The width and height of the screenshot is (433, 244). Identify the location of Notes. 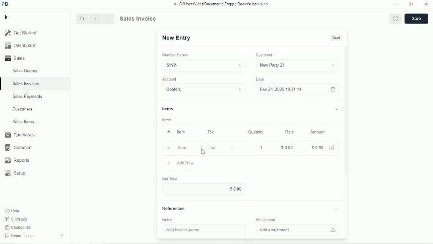
(168, 220).